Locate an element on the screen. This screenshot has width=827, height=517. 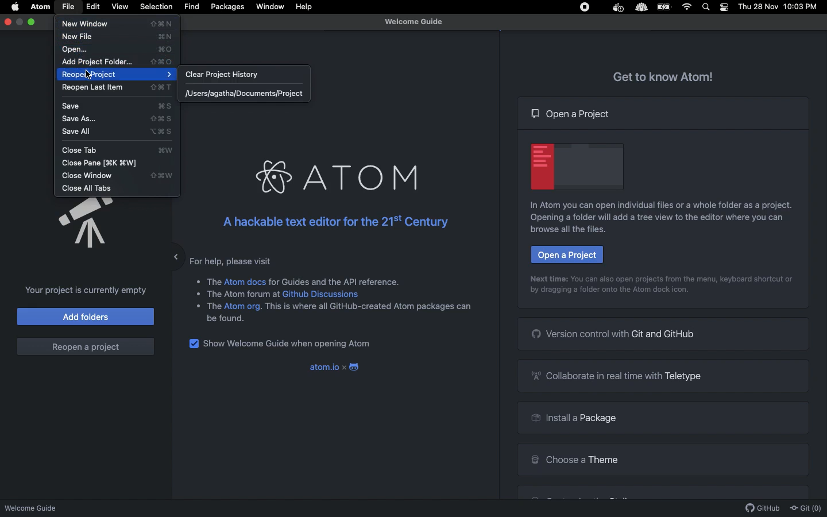
Open a project is located at coordinates (566, 254).